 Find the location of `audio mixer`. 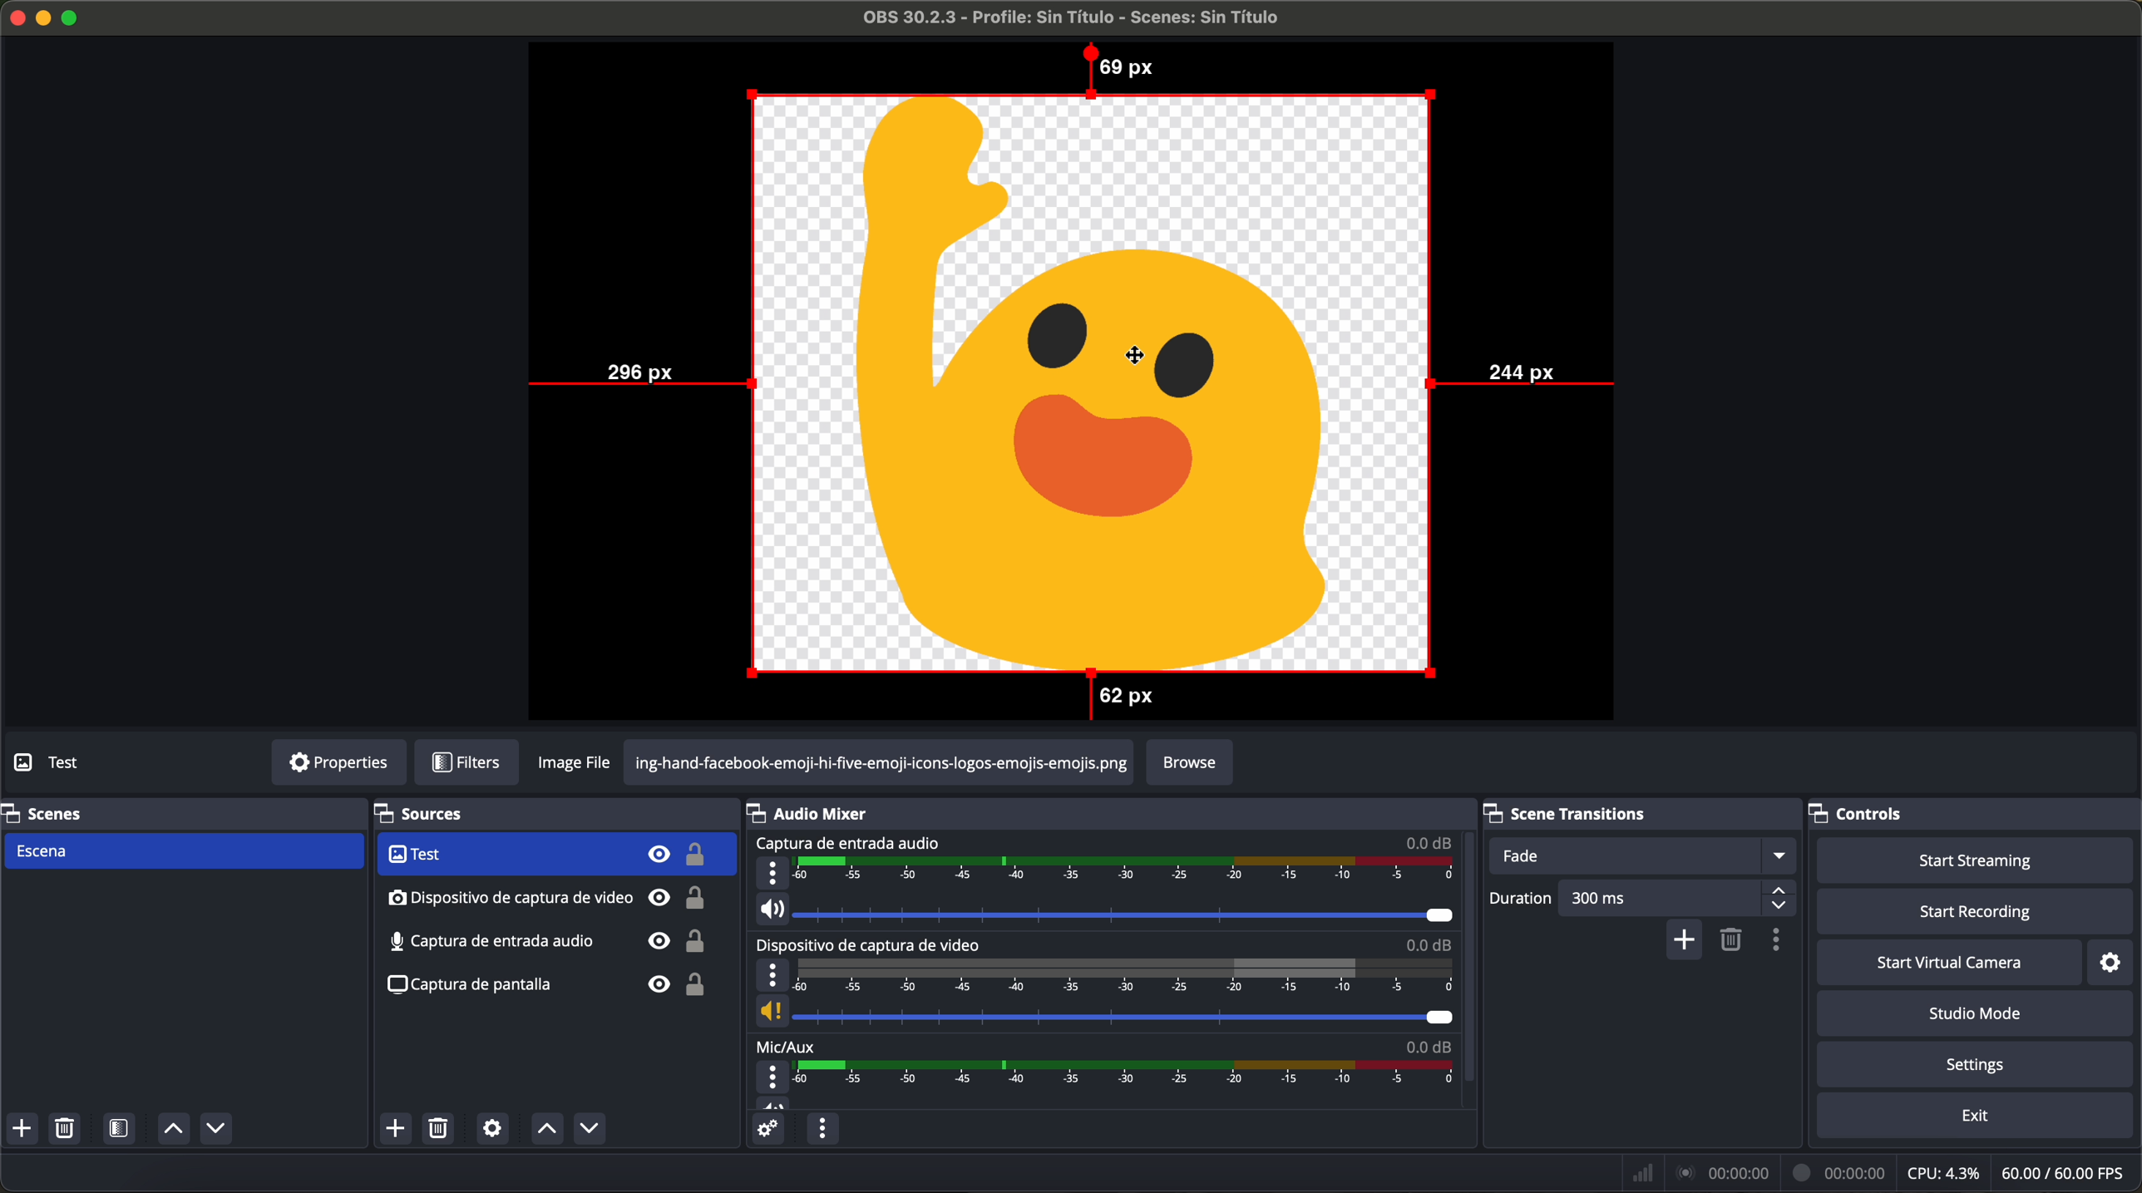

audio mixer is located at coordinates (817, 812).